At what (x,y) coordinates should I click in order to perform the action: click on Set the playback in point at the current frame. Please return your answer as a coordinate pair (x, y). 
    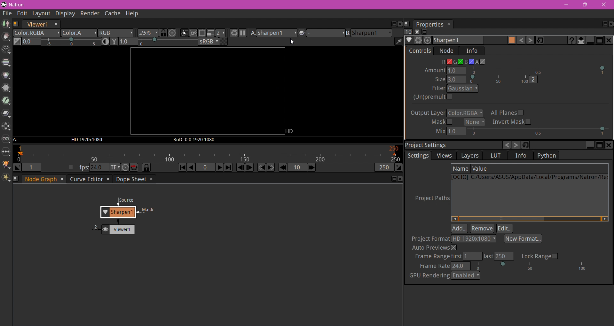
    Looking at the image, I should click on (18, 168).